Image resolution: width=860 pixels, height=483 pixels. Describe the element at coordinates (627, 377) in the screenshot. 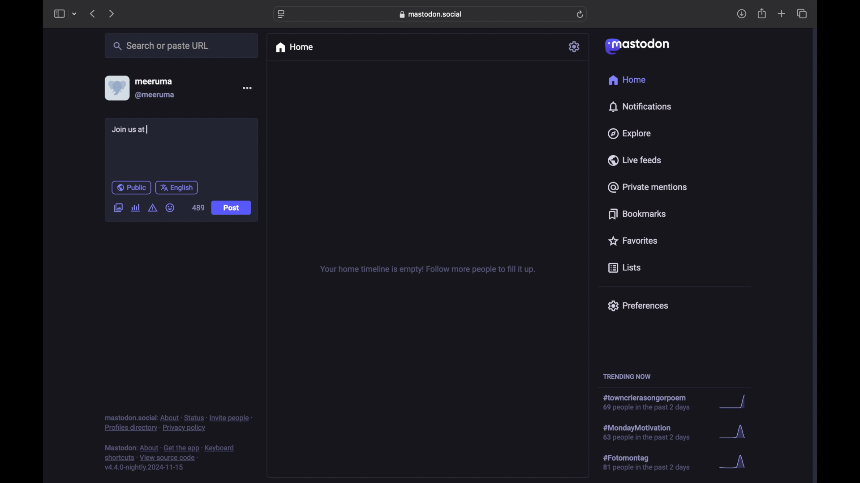

I see `trending now` at that location.